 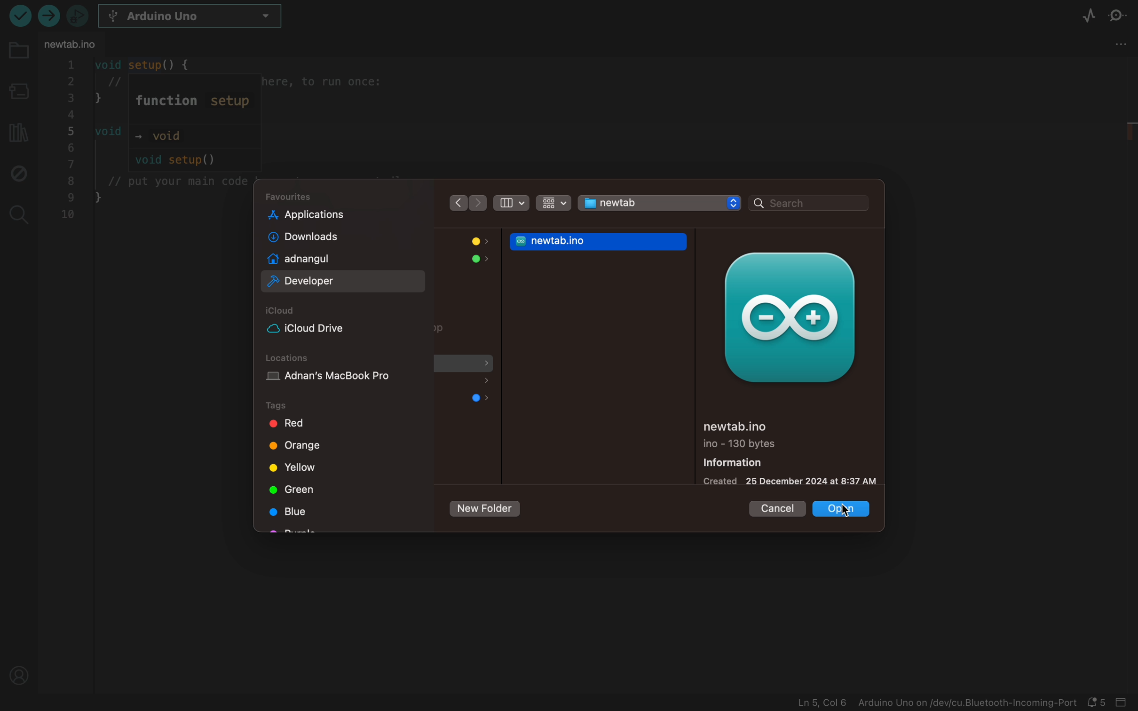 What do you see at coordinates (345, 281) in the screenshot?
I see `selected` at bounding box center [345, 281].